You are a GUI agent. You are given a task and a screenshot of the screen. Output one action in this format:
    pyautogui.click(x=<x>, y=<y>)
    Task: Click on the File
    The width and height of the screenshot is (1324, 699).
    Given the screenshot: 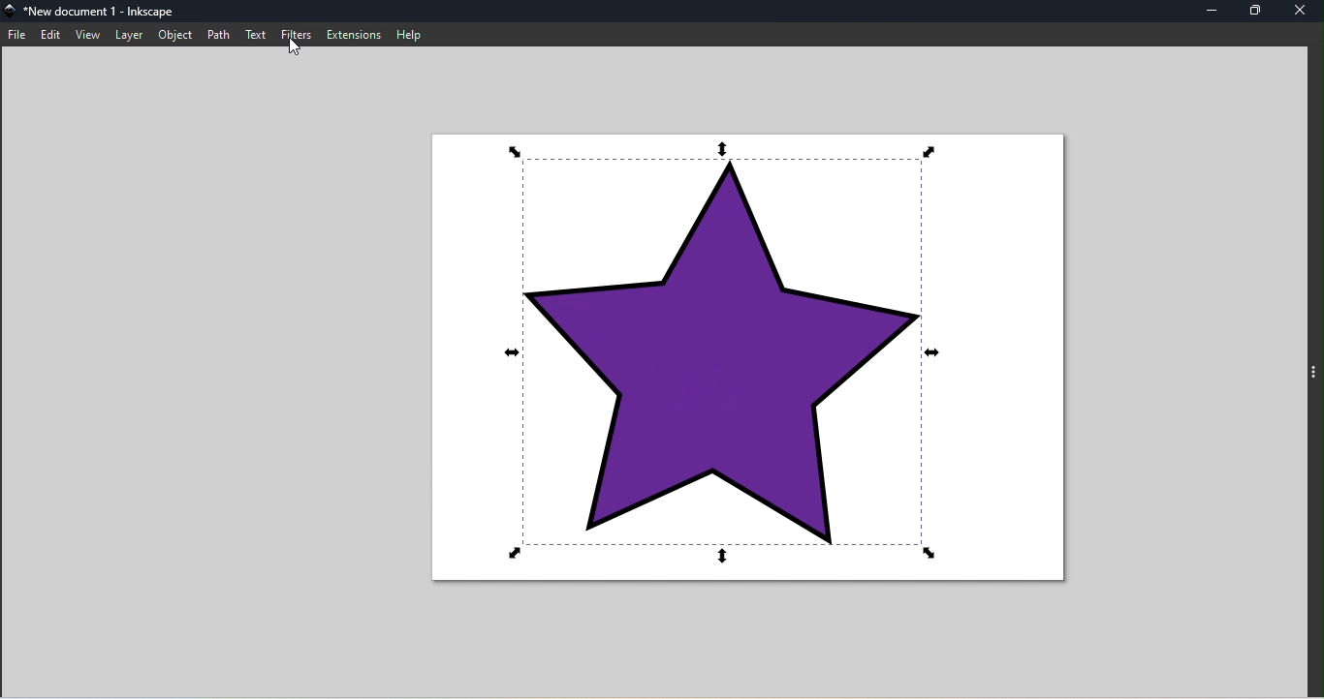 What is the action you would take?
    pyautogui.click(x=17, y=37)
    